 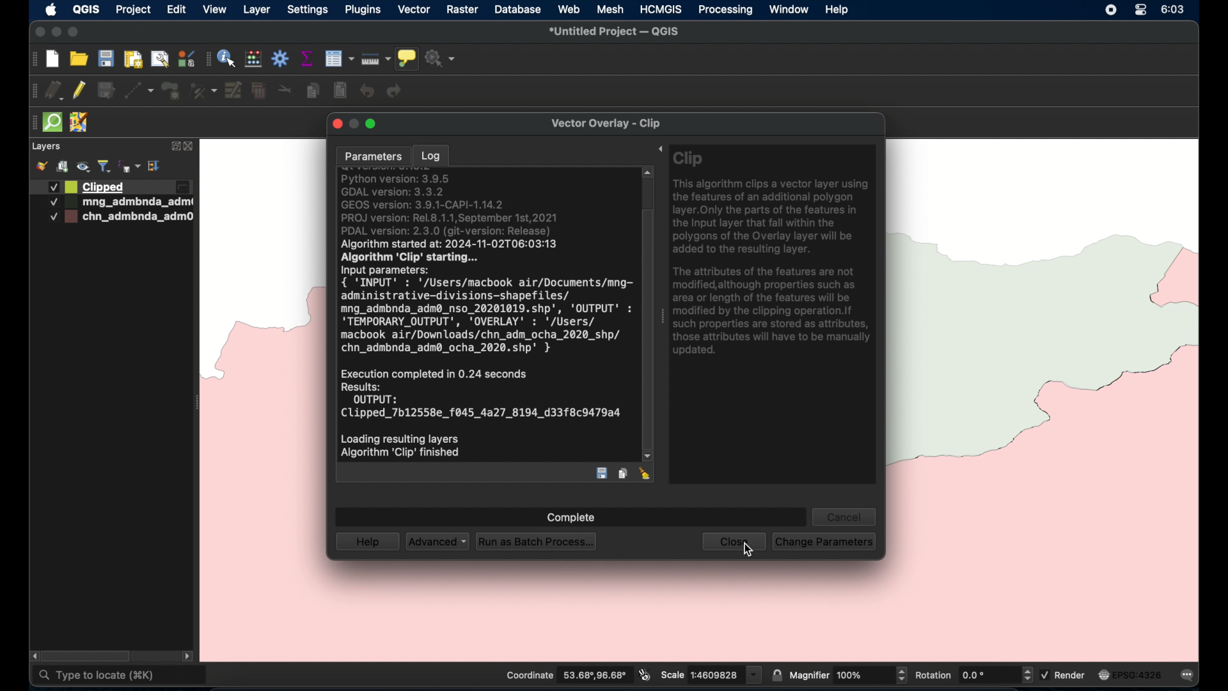 I want to click on project toolbar, so click(x=33, y=60).